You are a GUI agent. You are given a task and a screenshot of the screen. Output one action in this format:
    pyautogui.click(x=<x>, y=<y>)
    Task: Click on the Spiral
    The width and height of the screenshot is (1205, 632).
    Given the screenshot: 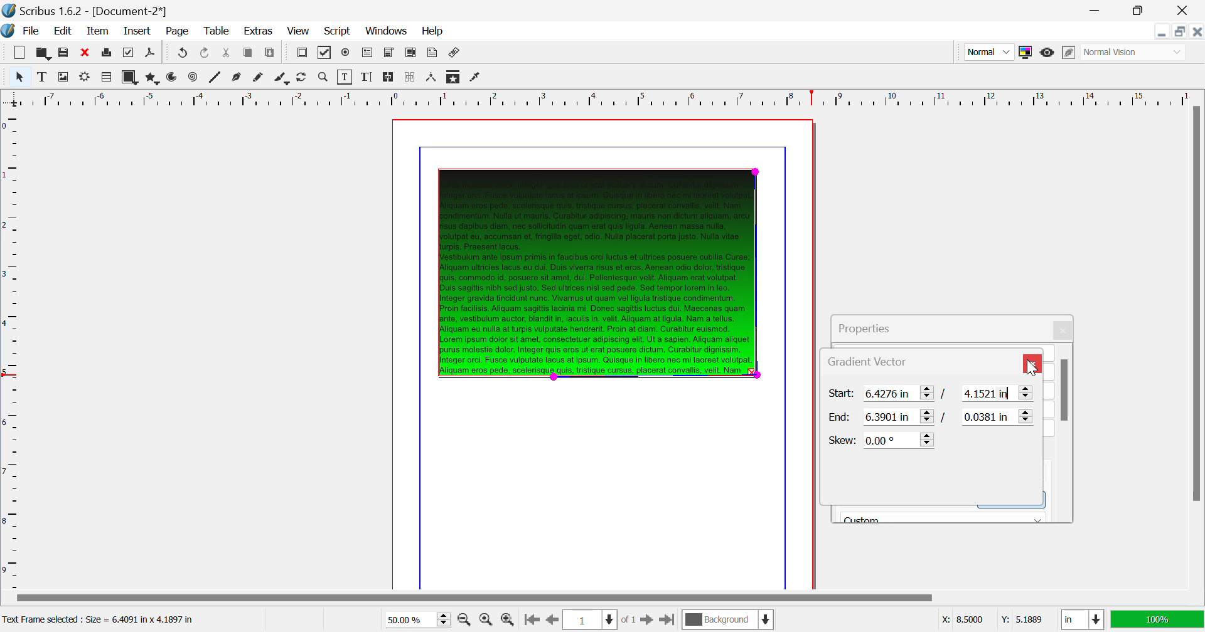 What is the action you would take?
    pyautogui.click(x=193, y=78)
    